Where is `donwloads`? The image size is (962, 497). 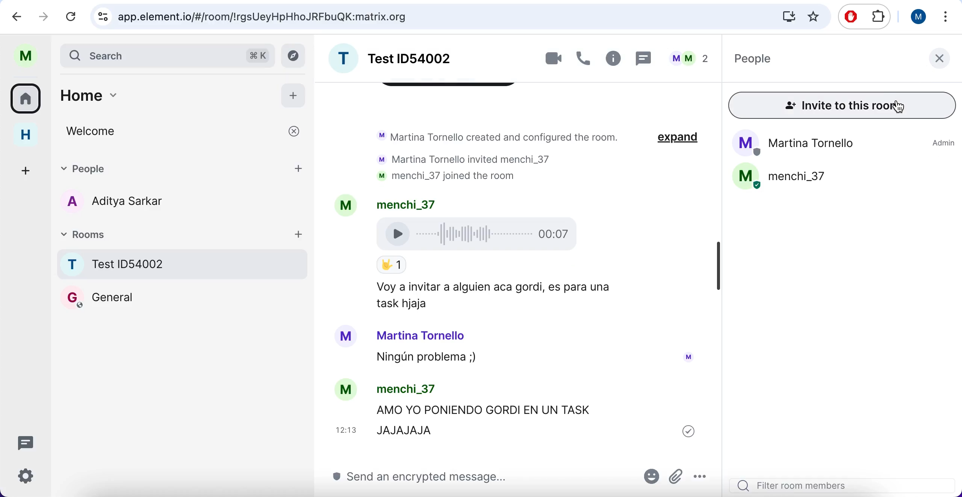 donwloads is located at coordinates (787, 17).